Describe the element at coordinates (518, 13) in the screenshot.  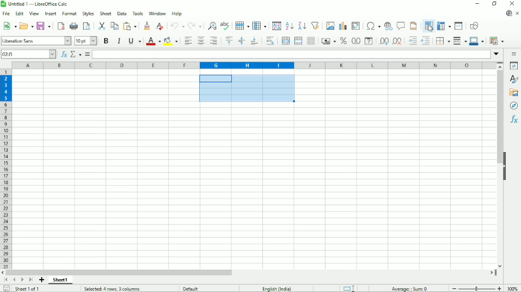
I see `Close document` at that location.